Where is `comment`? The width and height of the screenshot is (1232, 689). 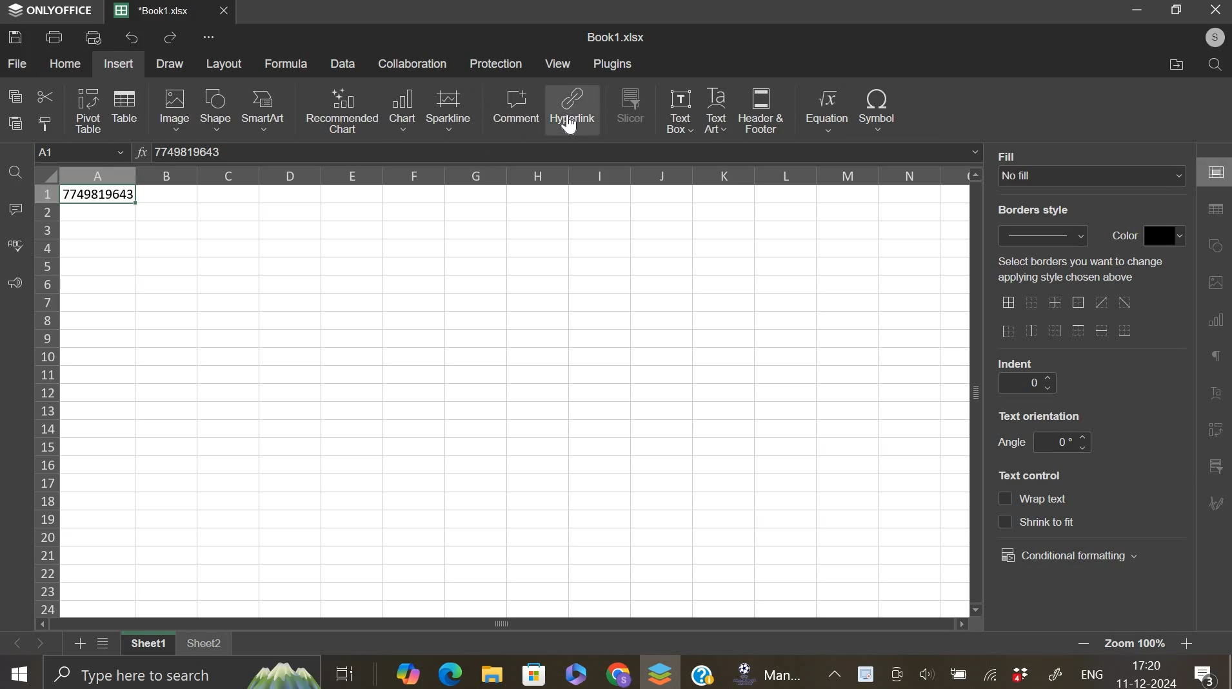
comment is located at coordinates (515, 106).